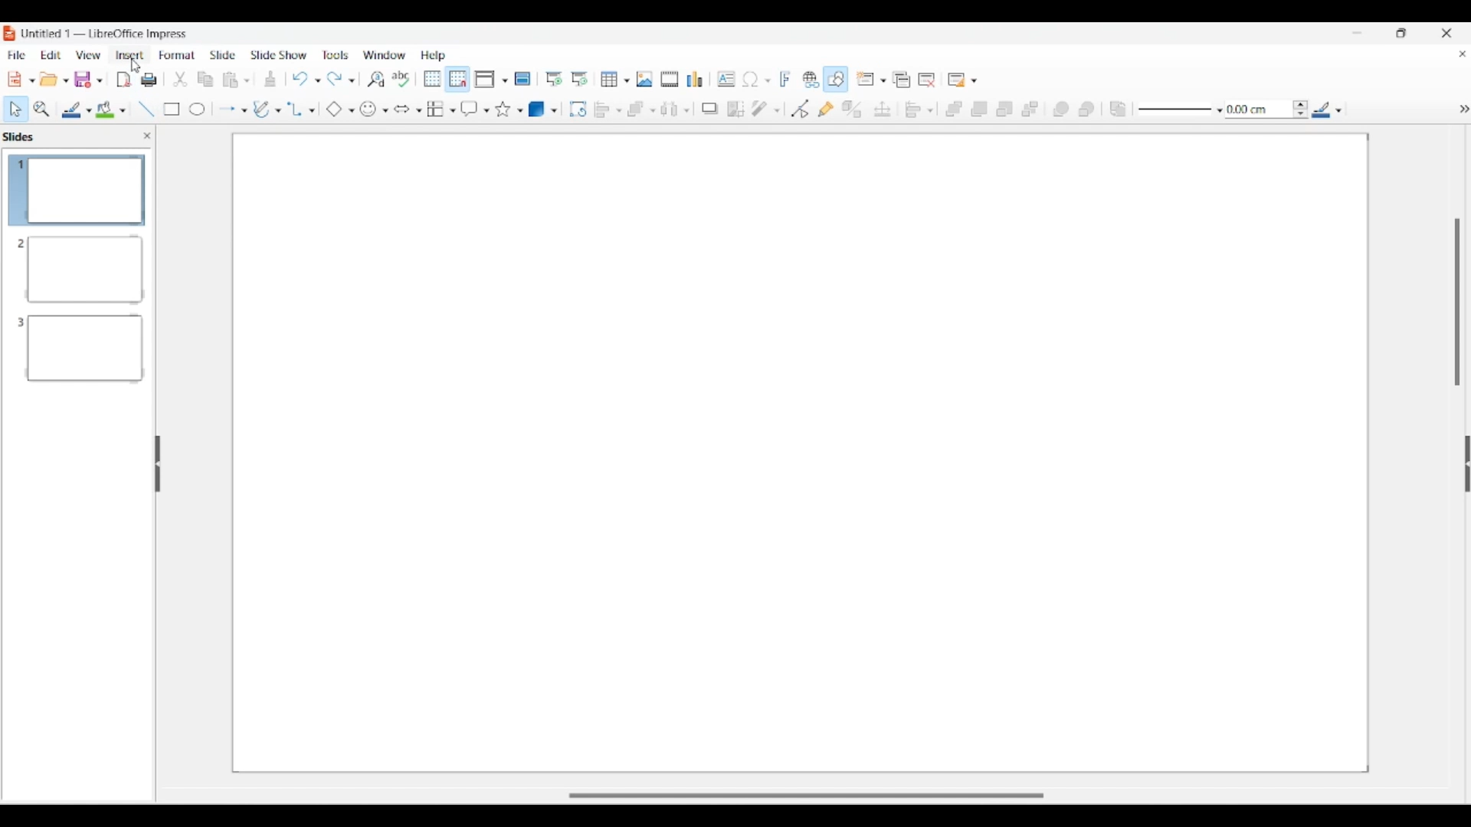 The image size is (1471, 827). What do you see at coordinates (77, 110) in the screenshot?
I see `Line color options ` at bounding box center [77, 110].